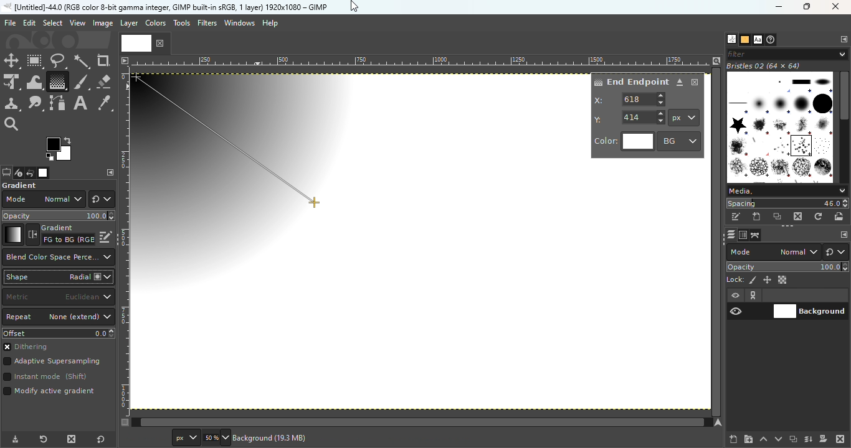  Describe the element at coordinates (824, 439) in the screenshot. I see `Add a mask that allows non destructive editing of transperency` at that location.